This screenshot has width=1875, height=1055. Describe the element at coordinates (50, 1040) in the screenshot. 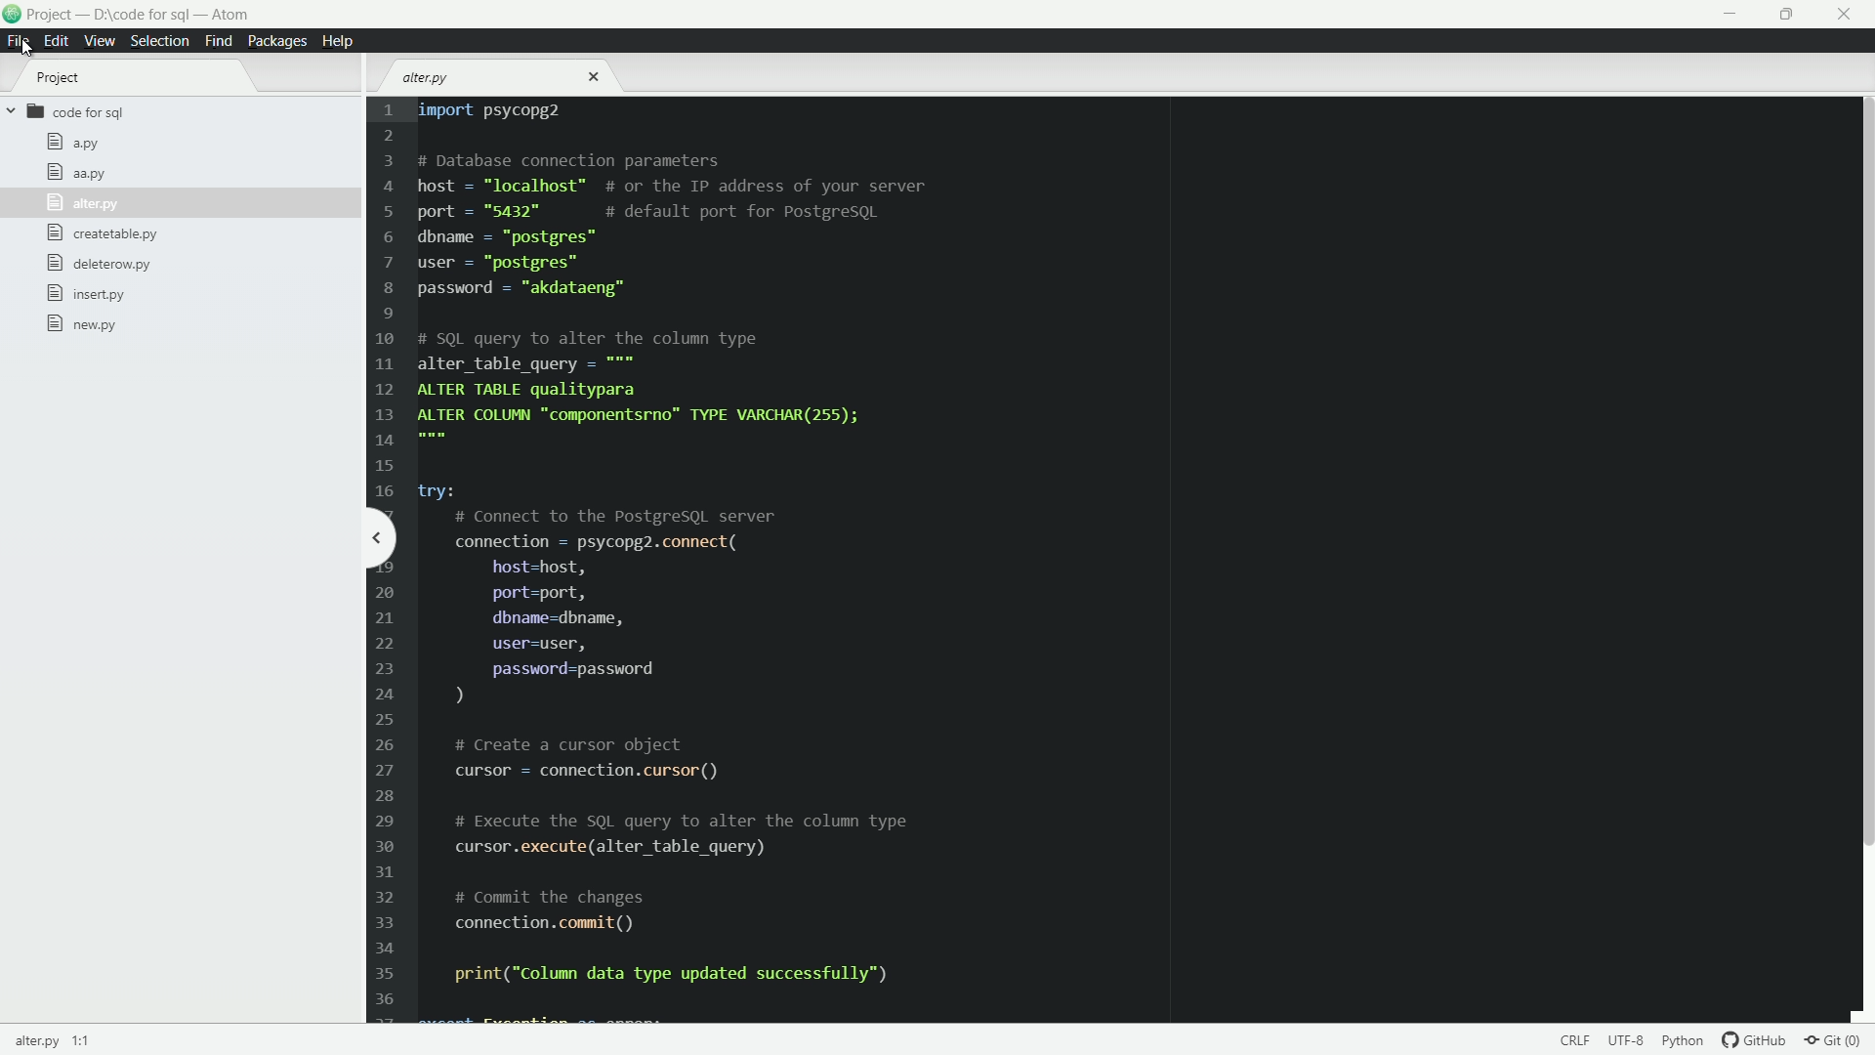

I see `current file name` at that location.